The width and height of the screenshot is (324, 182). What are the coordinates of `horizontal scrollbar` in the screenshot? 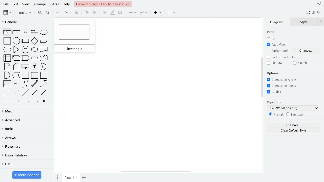 It's located at (156, 172).